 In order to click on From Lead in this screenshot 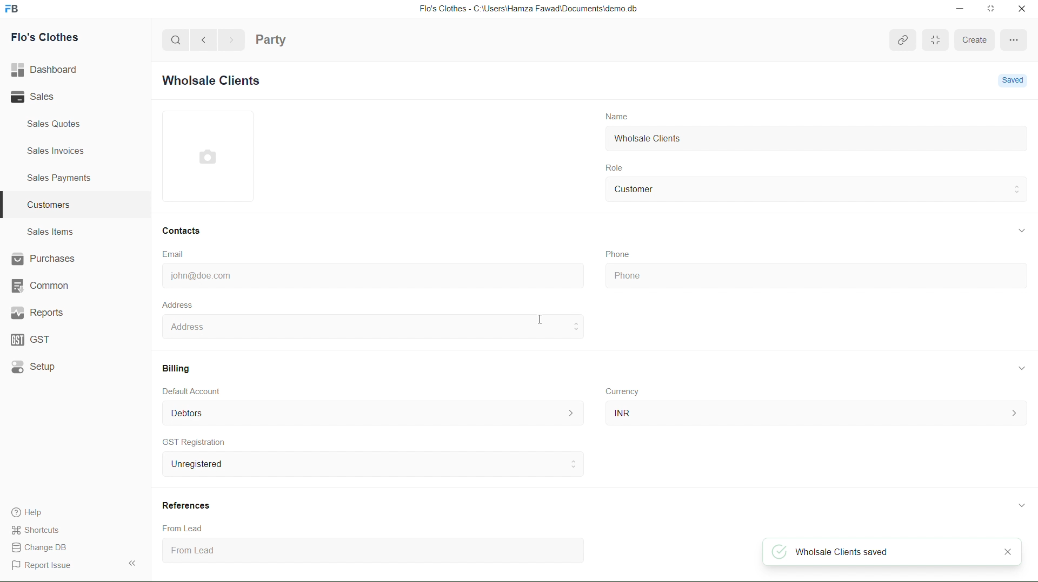, I will do `click(265, 552)`.